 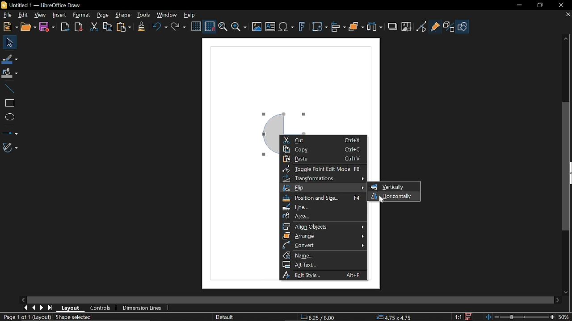 What do you see at coordinates (323, 207) in the screenshot?
I see `Line` at bounding box center [323, 207].